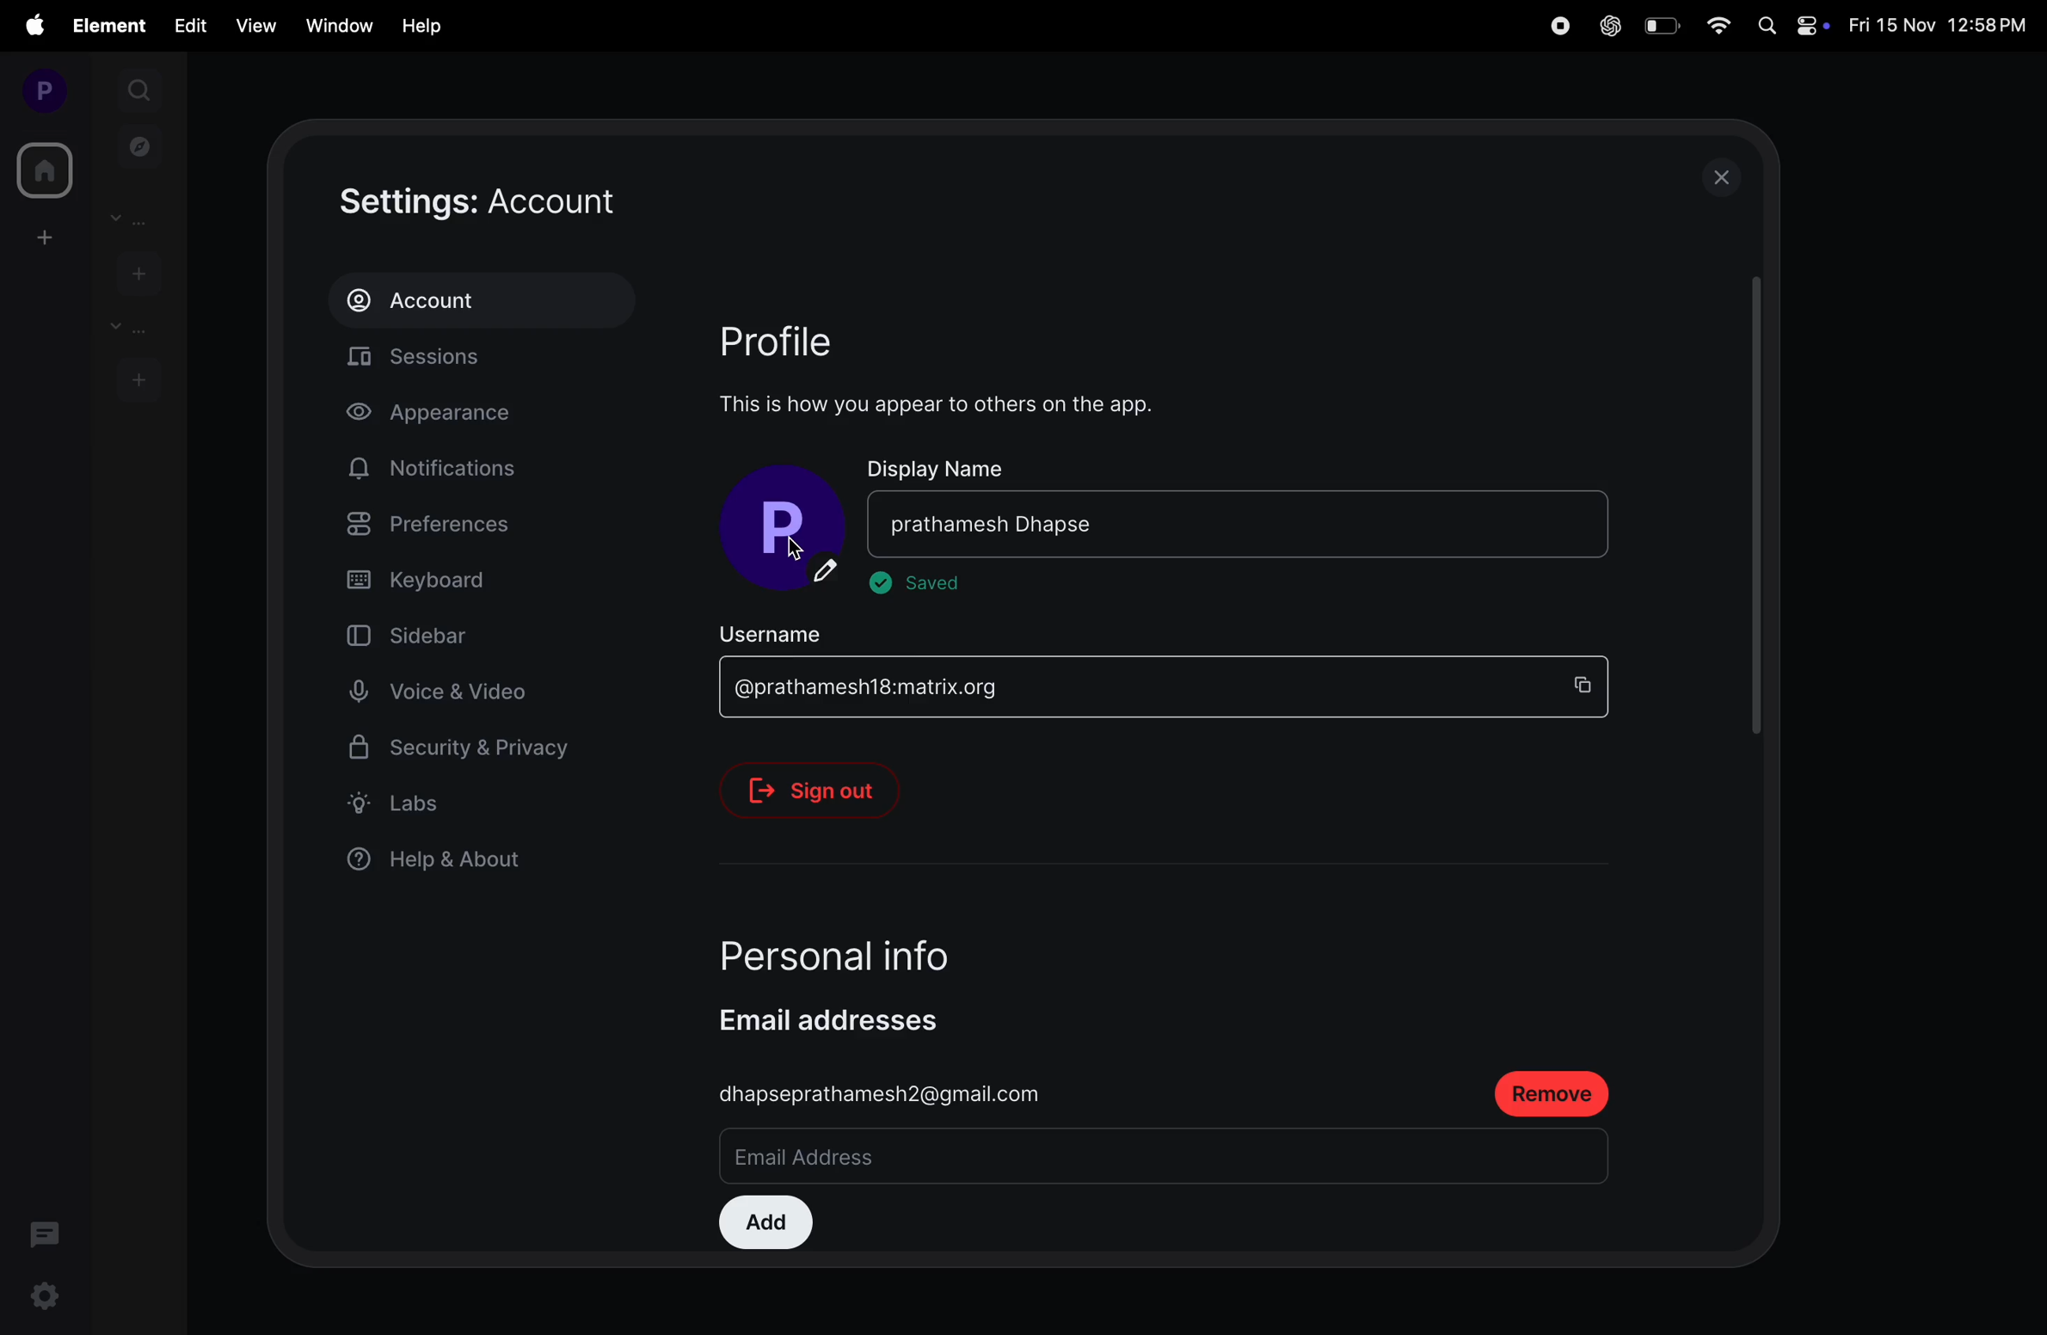  Describe the element at coordinates (141, 88) in the screenshot. I see `search1` at that location.